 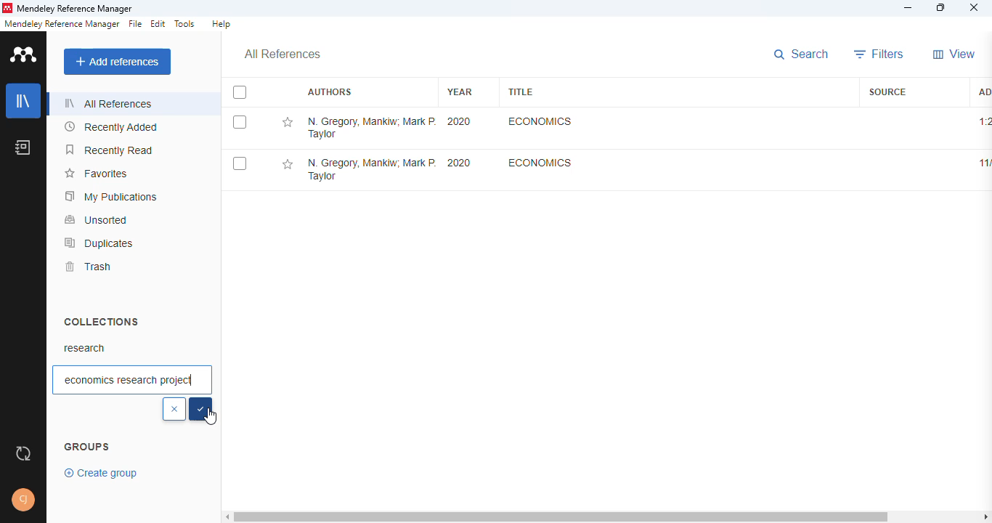 I want to click on horizontal scroll bar, so click(x=609, y=516).